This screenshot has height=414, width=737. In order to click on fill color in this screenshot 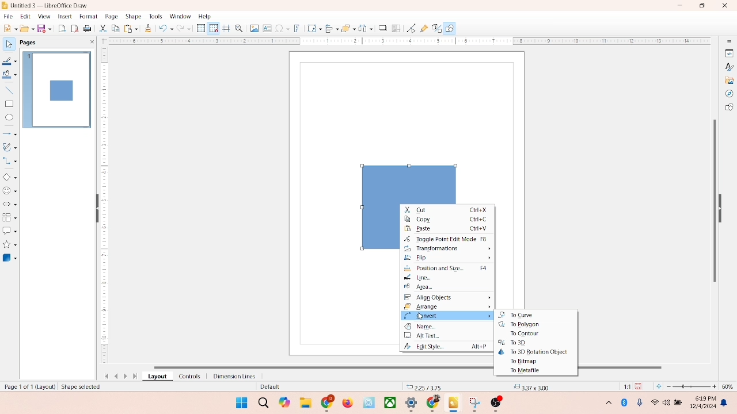, I will do `click(9, 76)`.